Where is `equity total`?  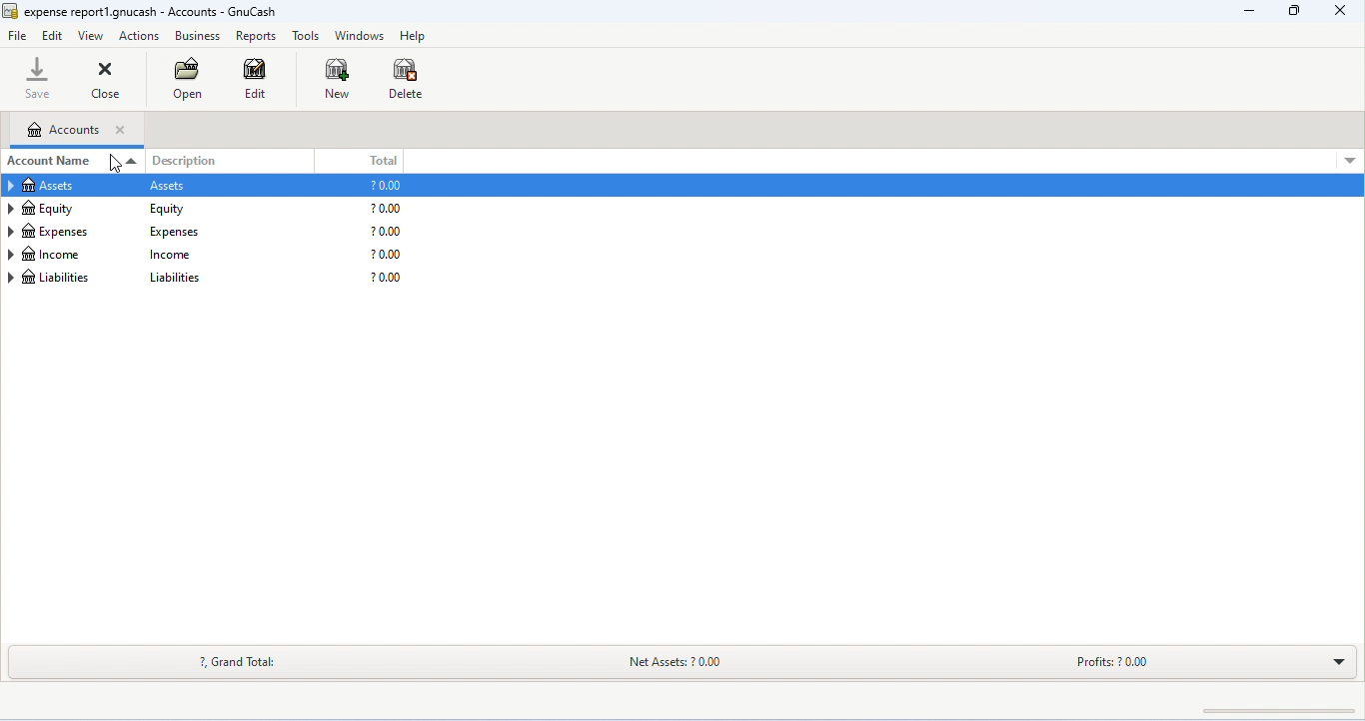 equity total is located at coordinates (389, 210).